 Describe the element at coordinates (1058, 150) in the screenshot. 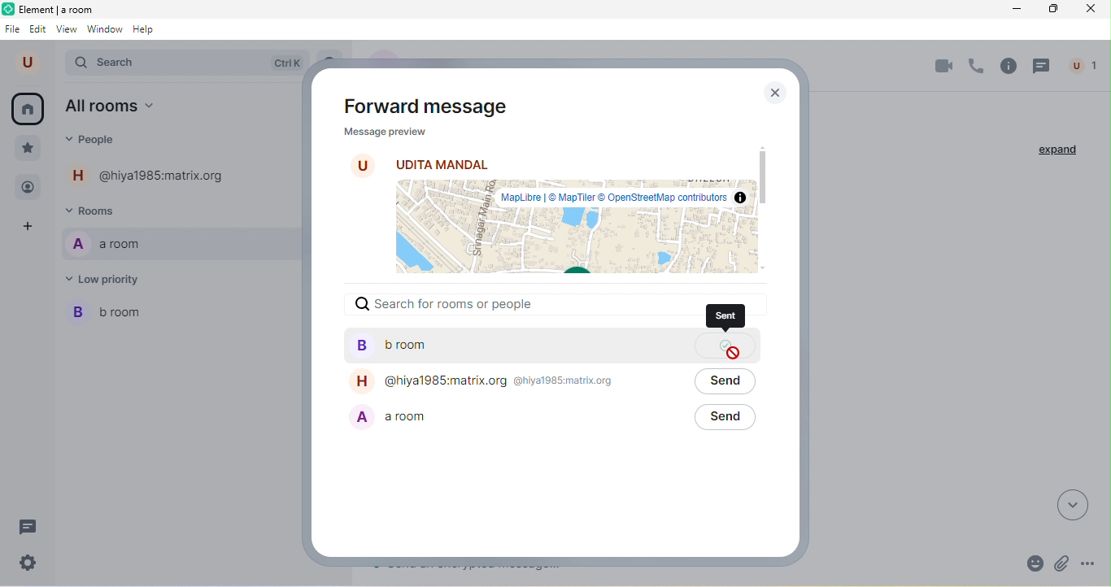

I see `expand` at that location.